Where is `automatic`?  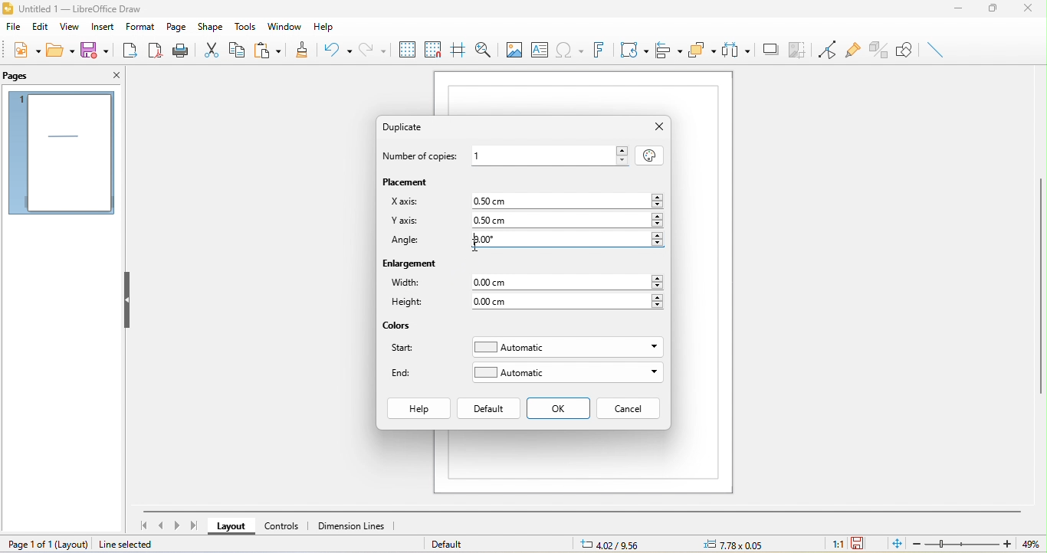
automatic is located at coordinates (566, 348).